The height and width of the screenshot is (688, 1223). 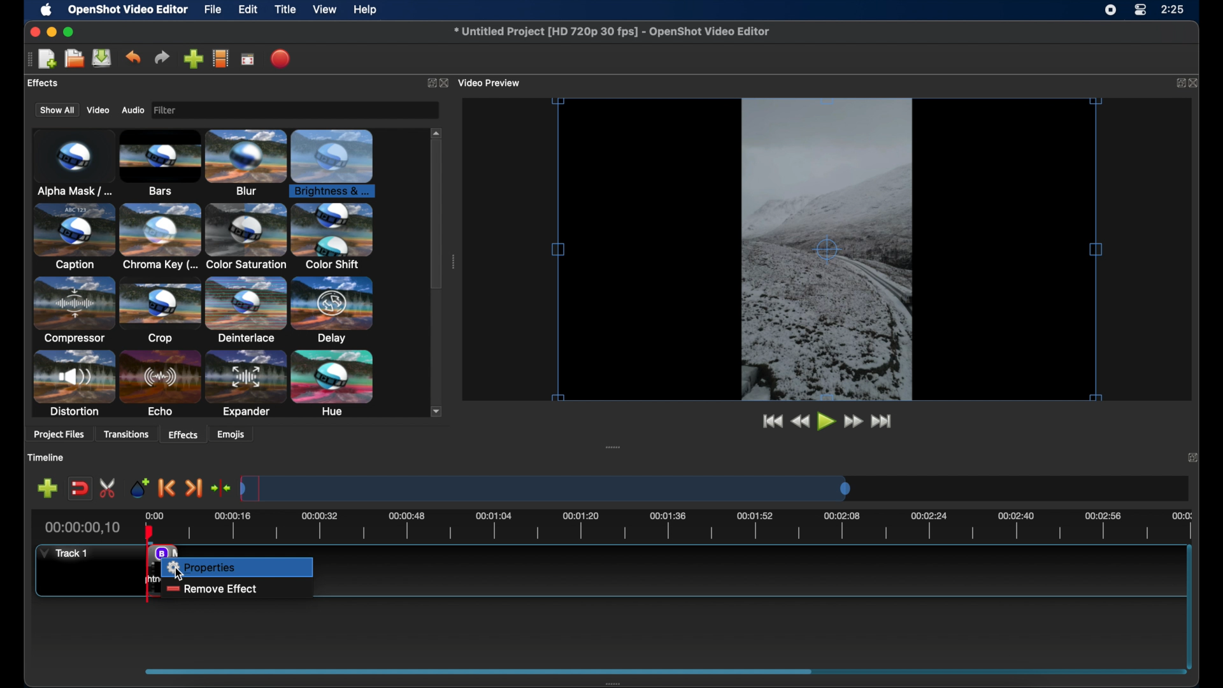 What do you see at coordinates (139, 487) in the screenshot?
I see `add marker` at bounding box center [139, 487].